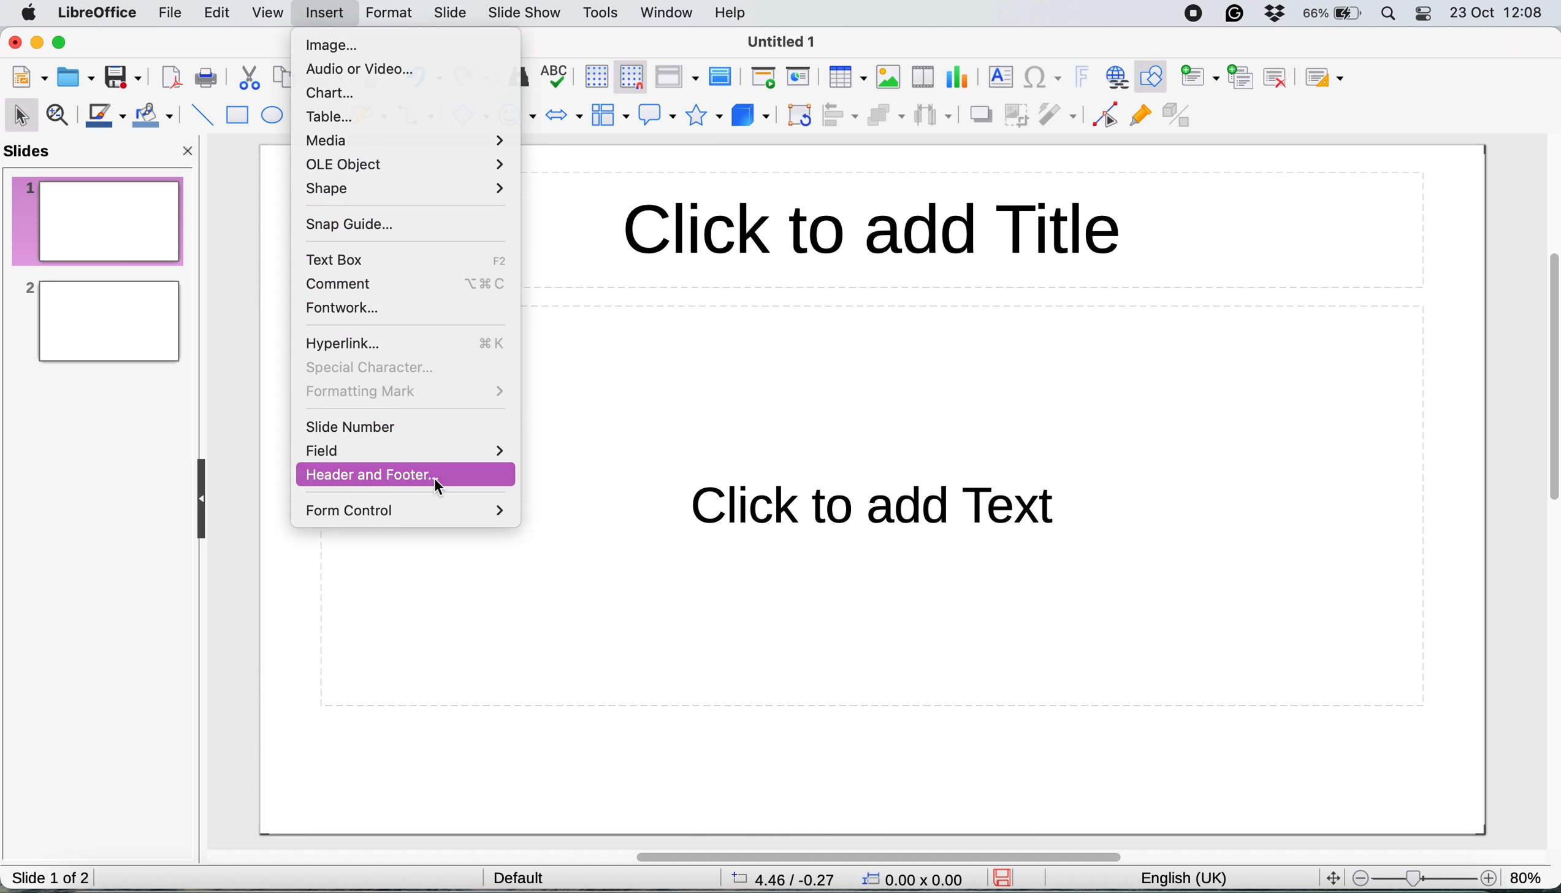  Describe the element at coordinates (846, 77) in the screenshot. I see `insert table` at that location.